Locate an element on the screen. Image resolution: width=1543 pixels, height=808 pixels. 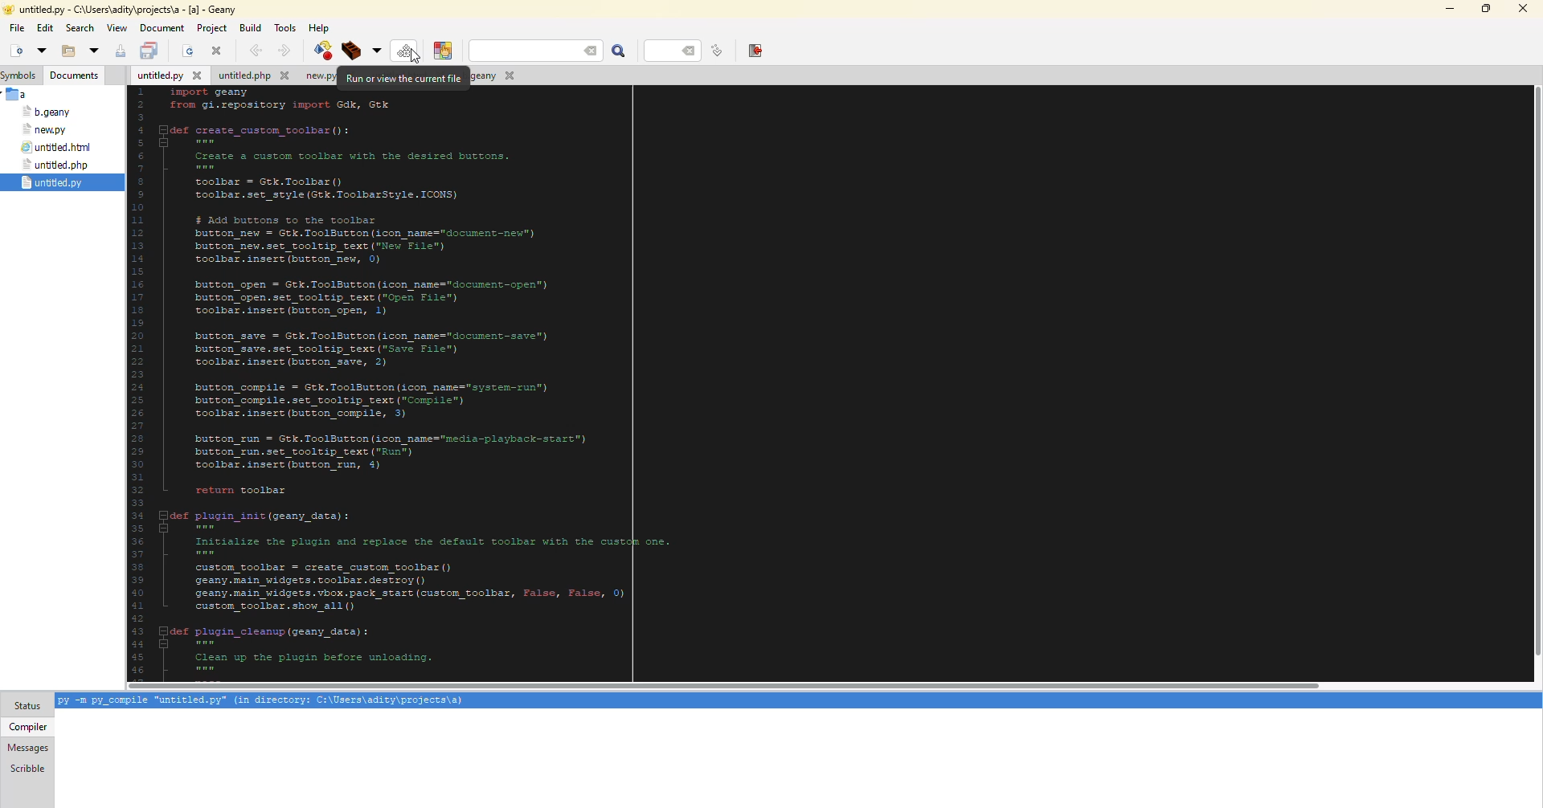
line number is located at coordinates (671, 51).